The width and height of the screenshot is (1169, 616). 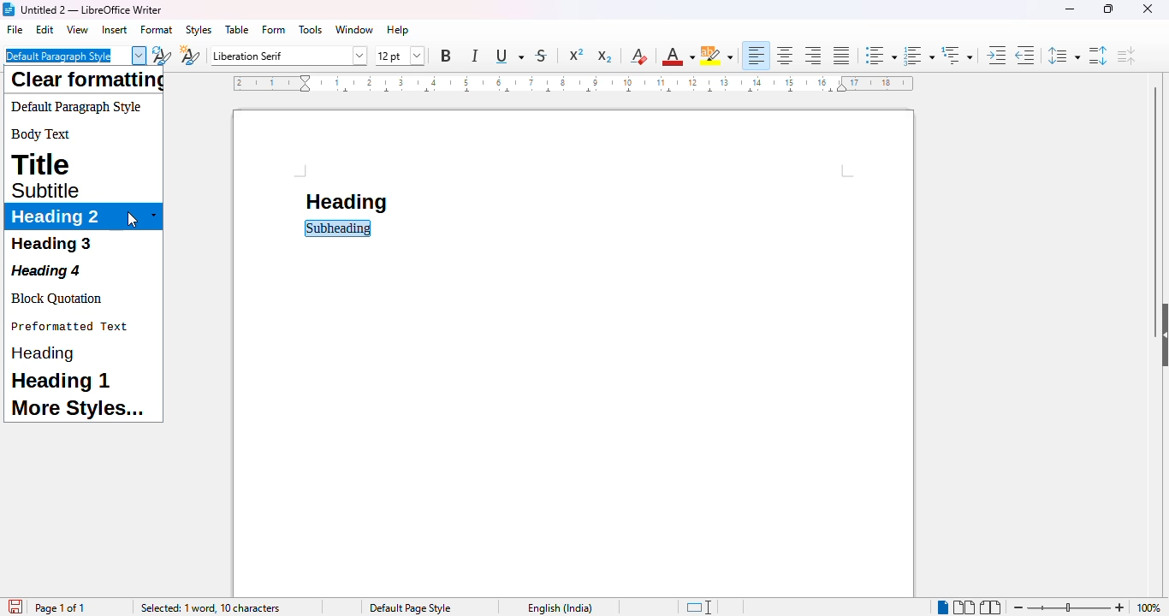 I want to click on standard selection, so click(x=699, y=607).